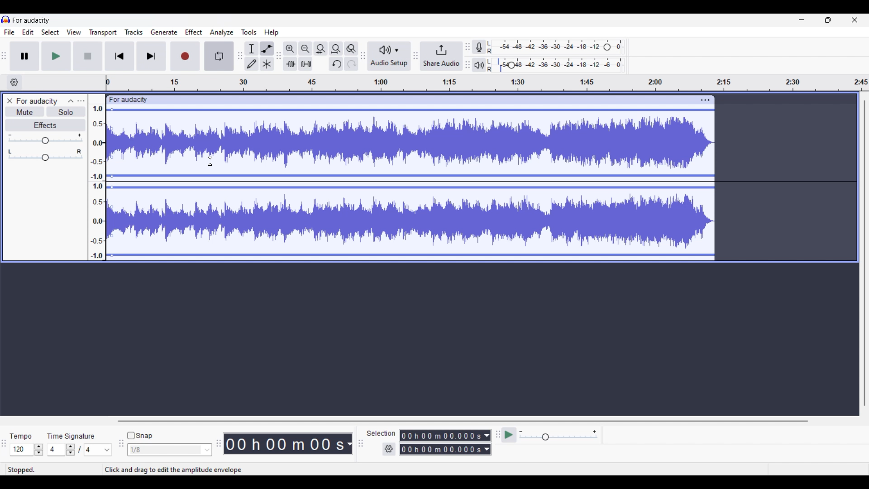 The image size is (869, 489). Describe the element at coordinates (267, 49) in the screenshot. I see `Envelop tool` at that location.